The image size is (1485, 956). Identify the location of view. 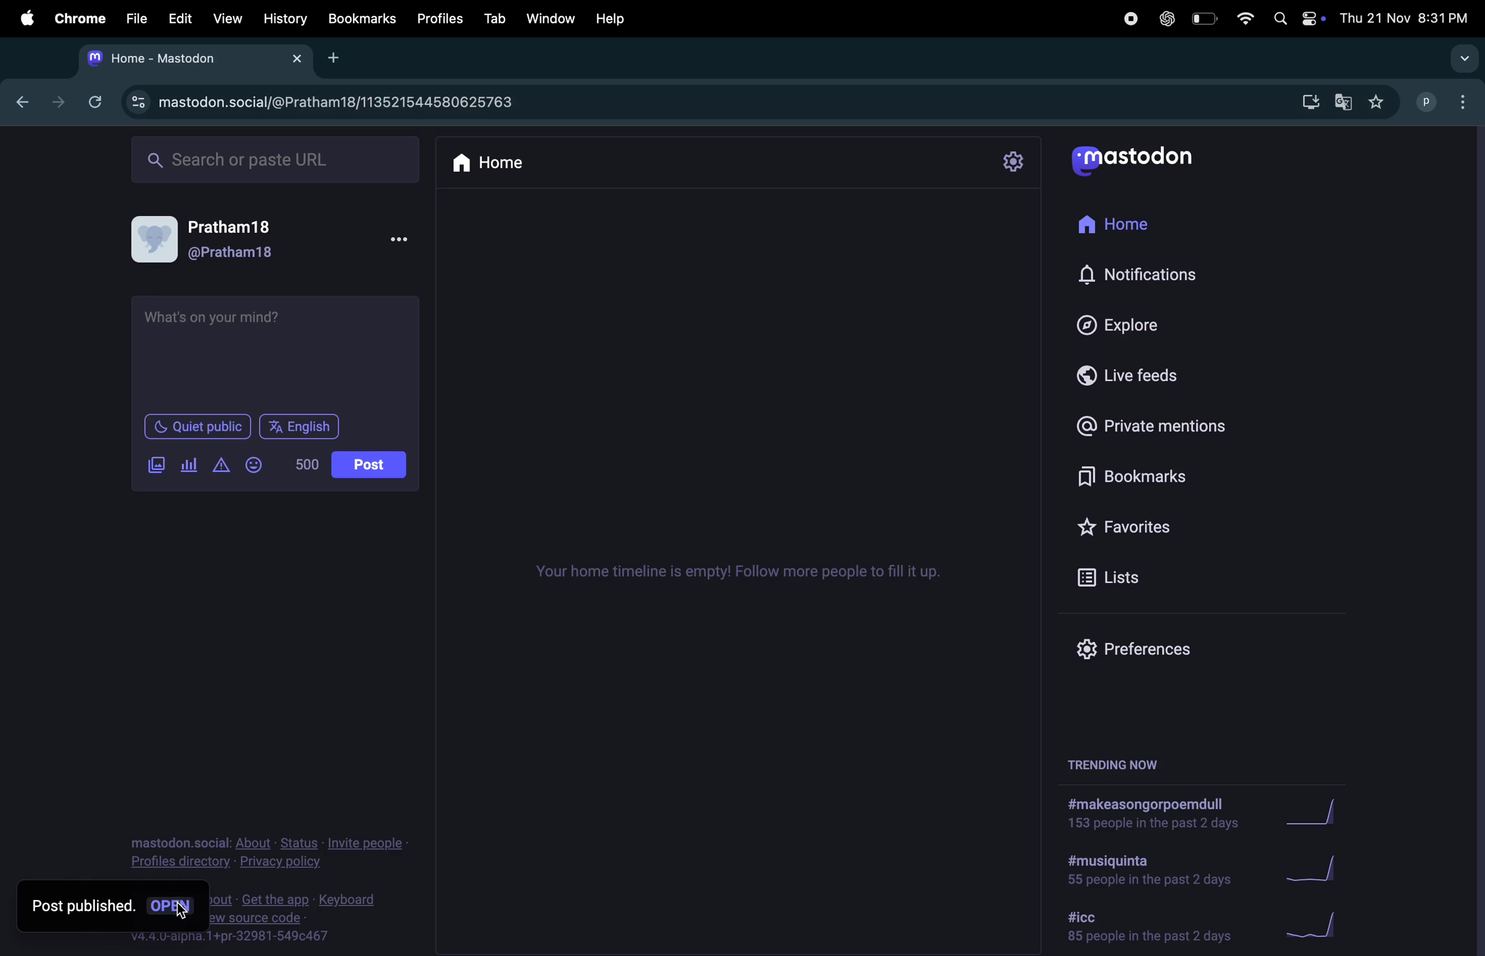
(227, 17).